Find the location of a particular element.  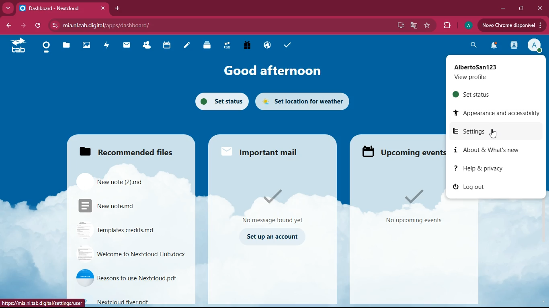

appearance is located at coordinates (494, 113).